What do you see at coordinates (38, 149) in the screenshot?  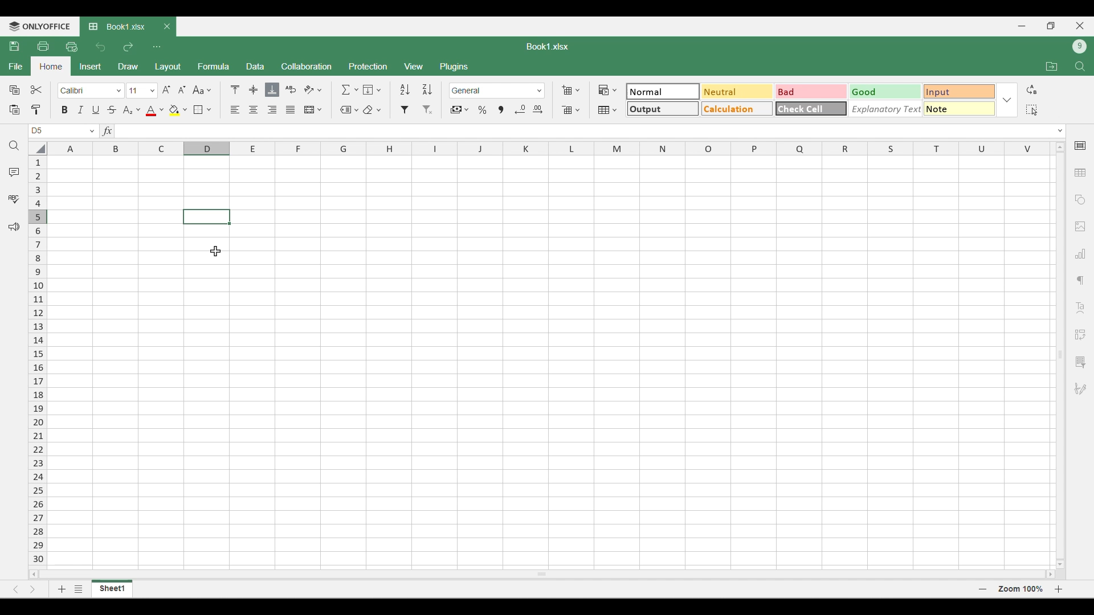 I see `Select all column and rows` at bounding box center [38, 149].